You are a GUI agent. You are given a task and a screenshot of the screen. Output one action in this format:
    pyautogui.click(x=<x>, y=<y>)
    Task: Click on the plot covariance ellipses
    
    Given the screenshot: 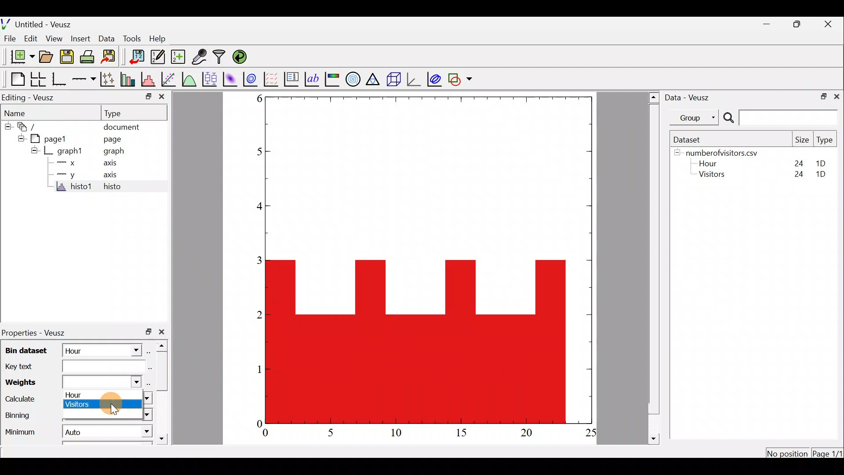 What is the action you would take?
    pyautogui.click(x=433, y=80)
    